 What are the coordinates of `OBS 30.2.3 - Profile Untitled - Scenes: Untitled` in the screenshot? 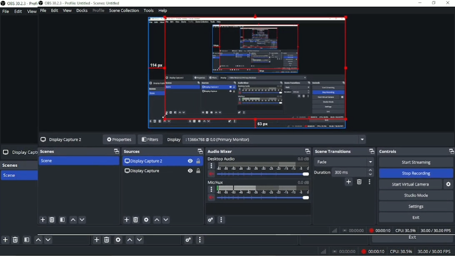 It's located at (79, 3).